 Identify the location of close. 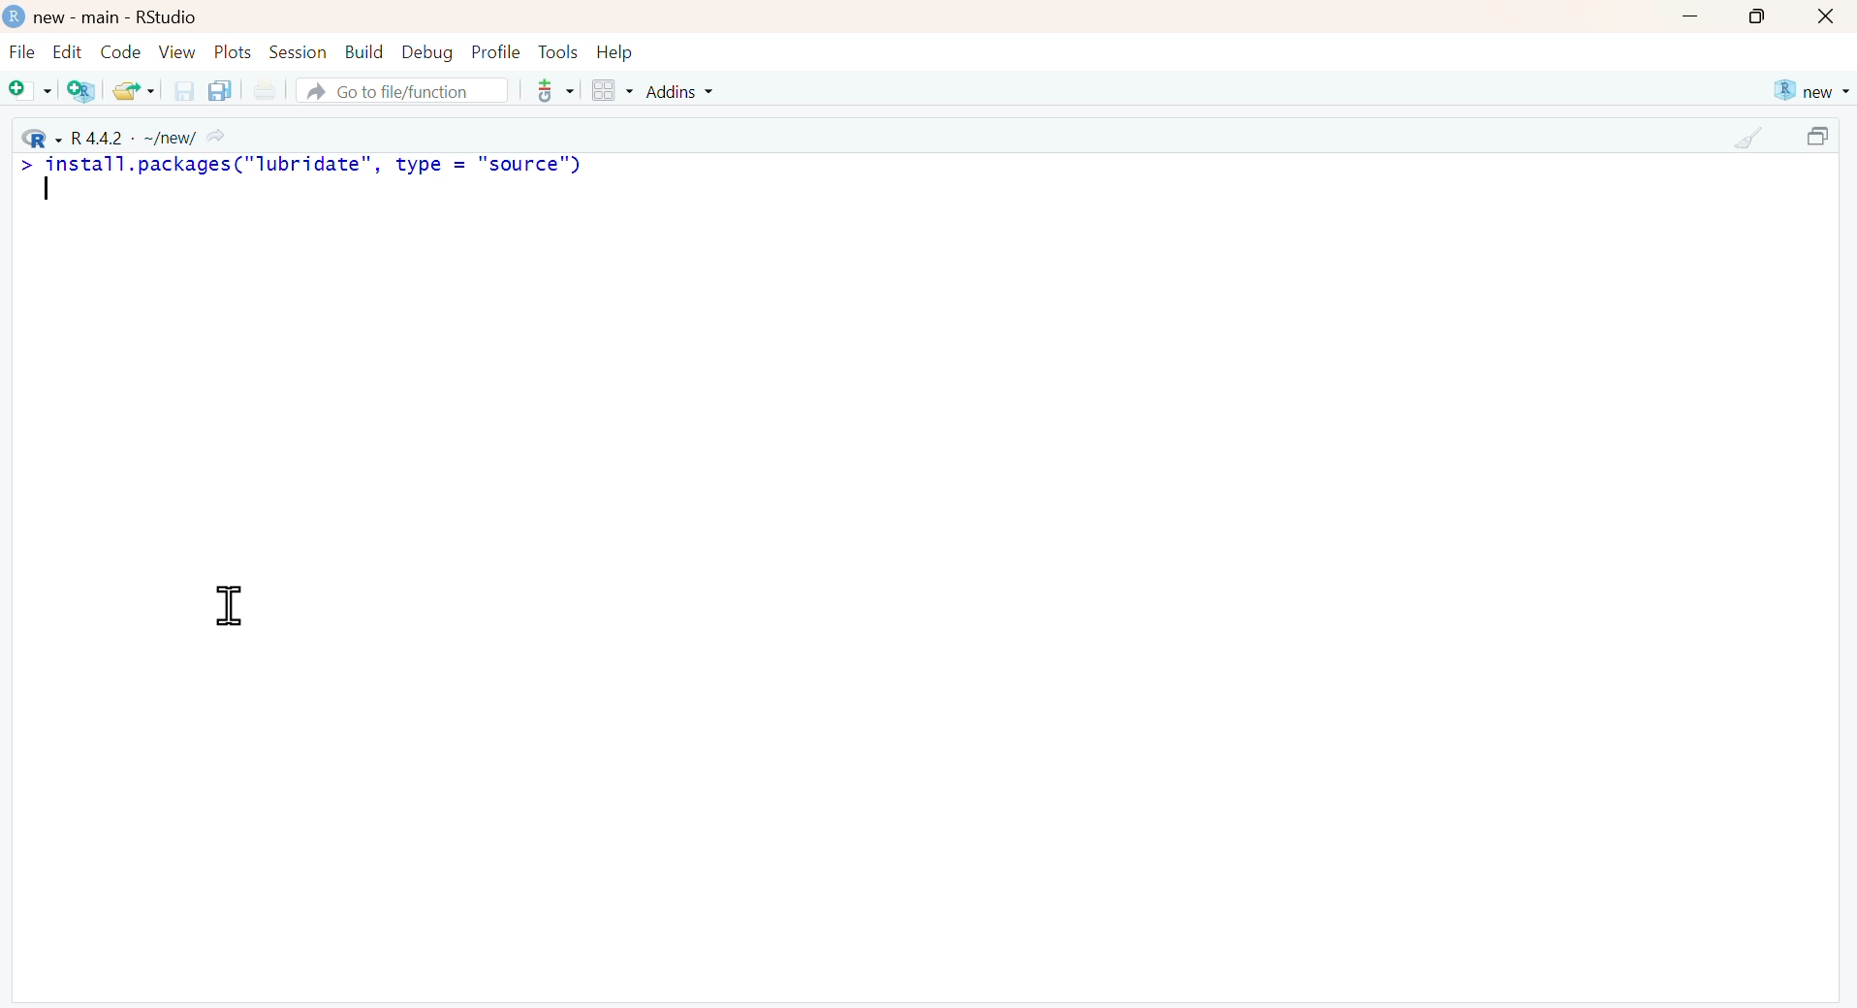
(1828, 17).